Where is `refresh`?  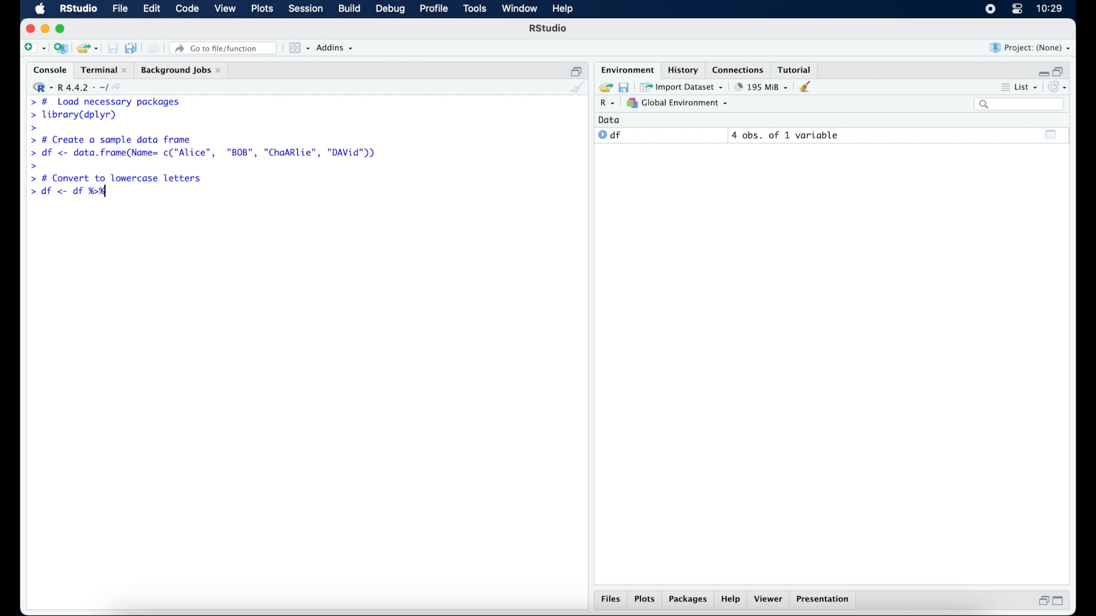
refresh is located at coordinates (1059, 88).